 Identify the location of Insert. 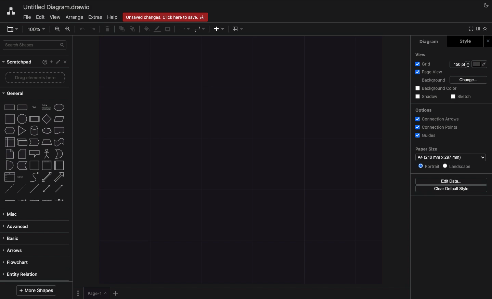
(219, 29).